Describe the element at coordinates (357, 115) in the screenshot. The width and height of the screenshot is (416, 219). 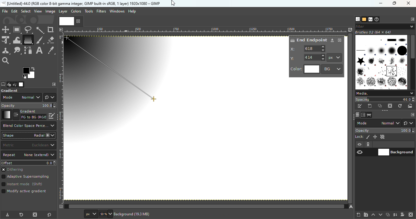
I see `Open the layers dialog` at that location.